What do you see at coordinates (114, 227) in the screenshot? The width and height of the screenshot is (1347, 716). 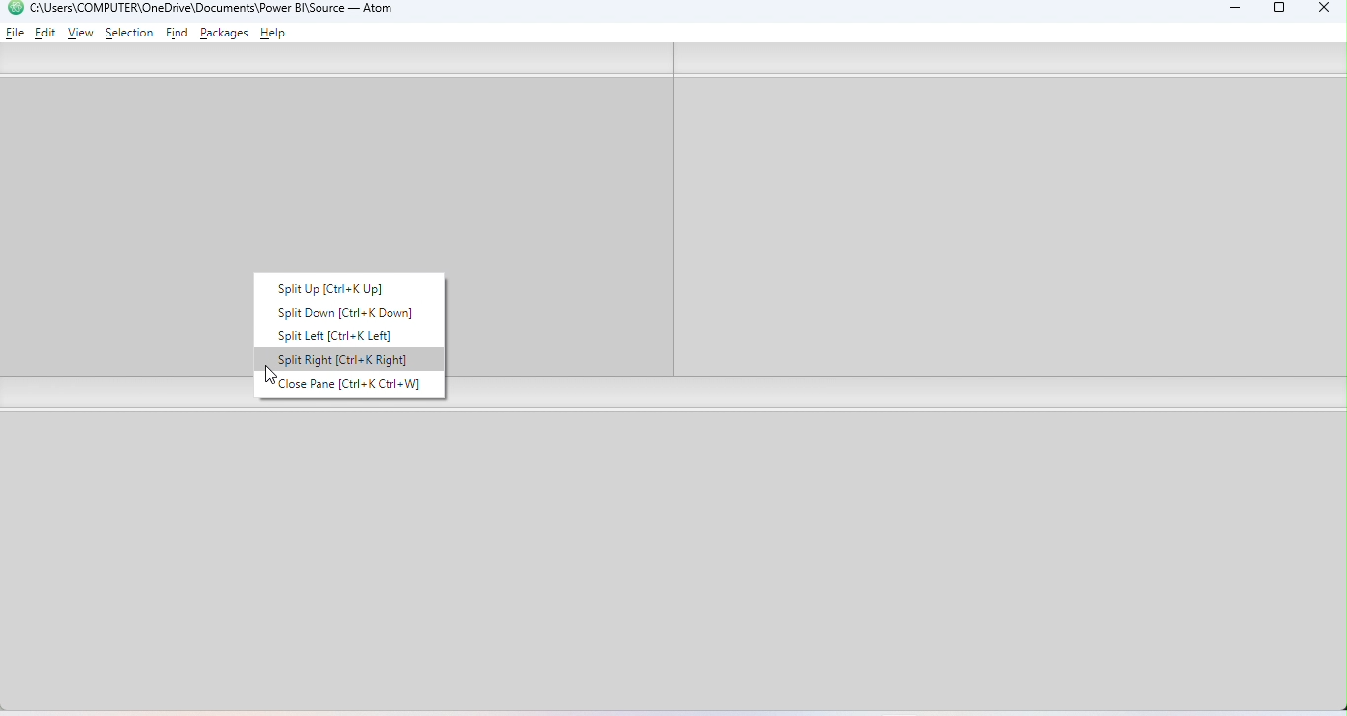 I see `Pane 1` at bounding box center [114, 227].